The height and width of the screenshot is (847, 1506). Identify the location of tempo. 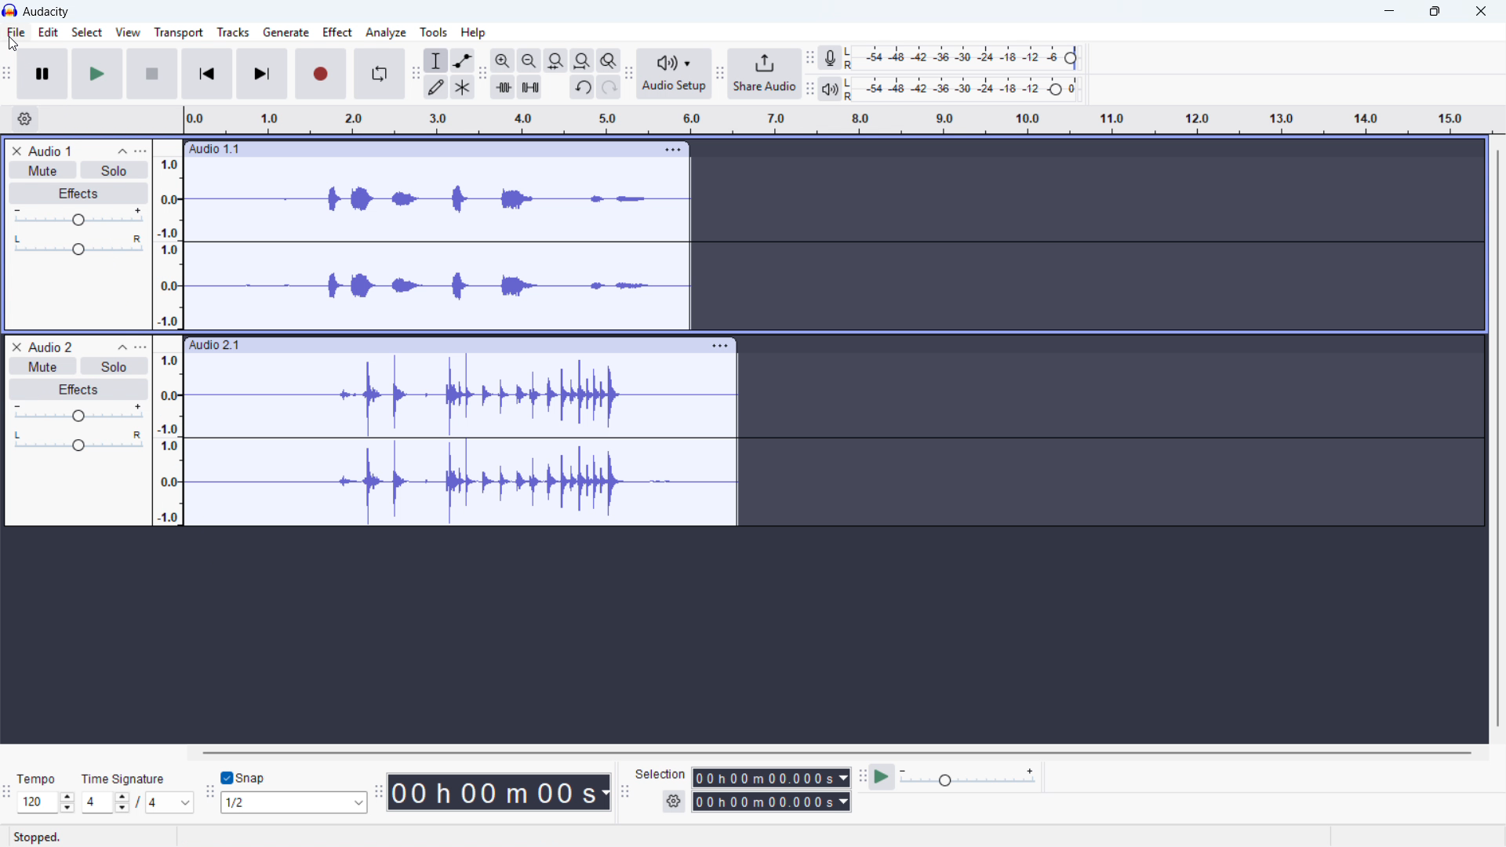
(41, 780).